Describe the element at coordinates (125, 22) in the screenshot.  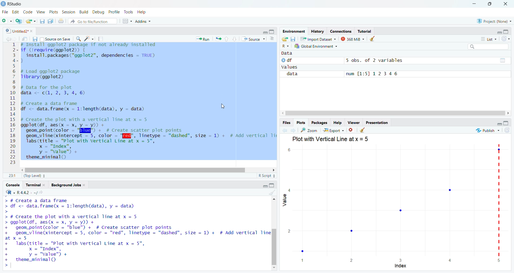
I see `grid` at that location.